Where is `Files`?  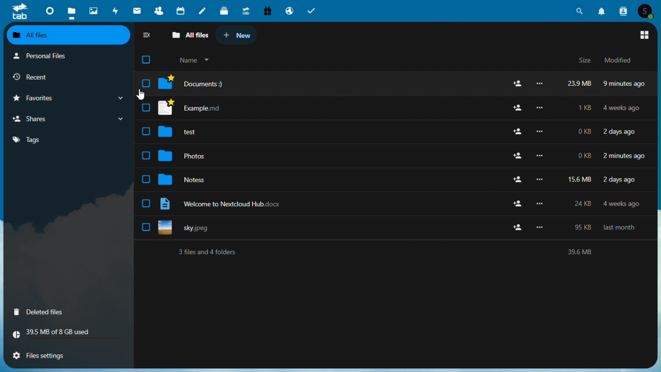 Files is located at coordinates (404, 202).